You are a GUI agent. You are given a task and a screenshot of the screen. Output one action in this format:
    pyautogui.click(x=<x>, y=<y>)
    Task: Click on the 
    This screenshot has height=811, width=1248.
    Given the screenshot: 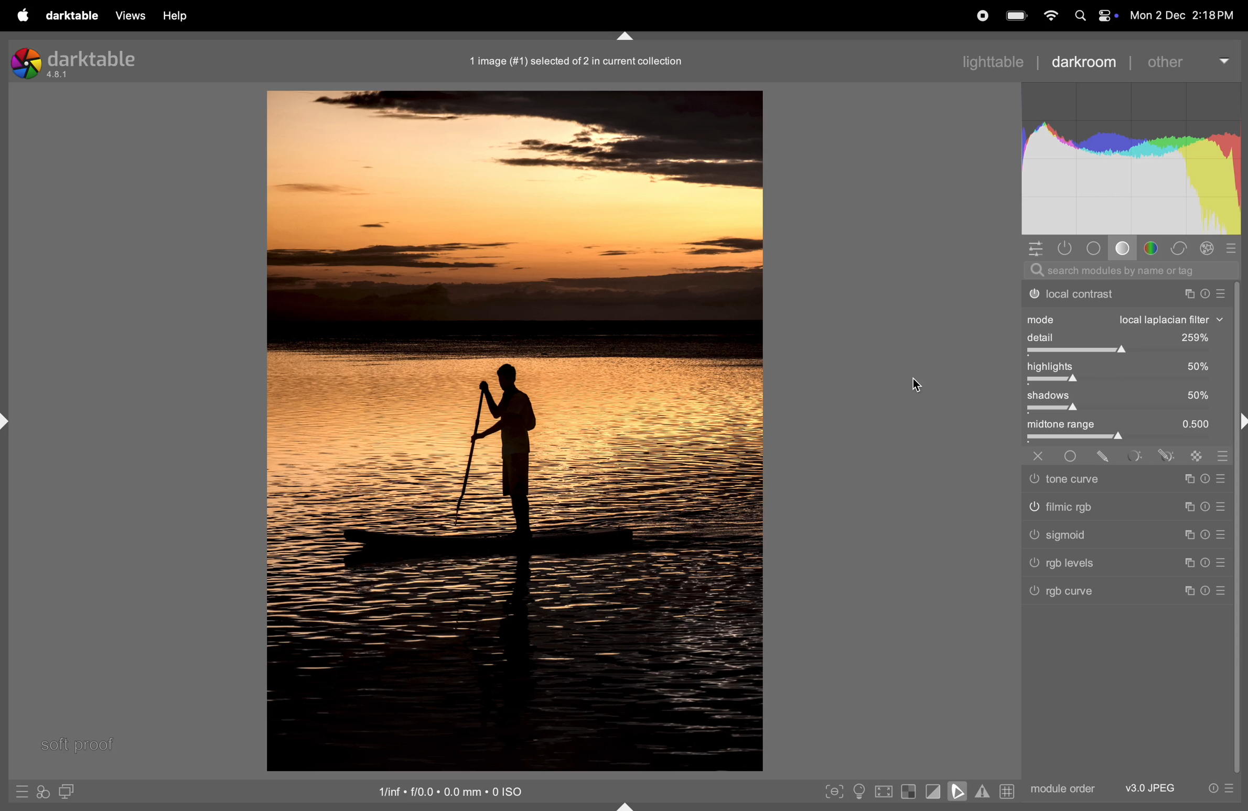 What is the action you would take?
    pyautogui.click(x=1074, y=455)
    